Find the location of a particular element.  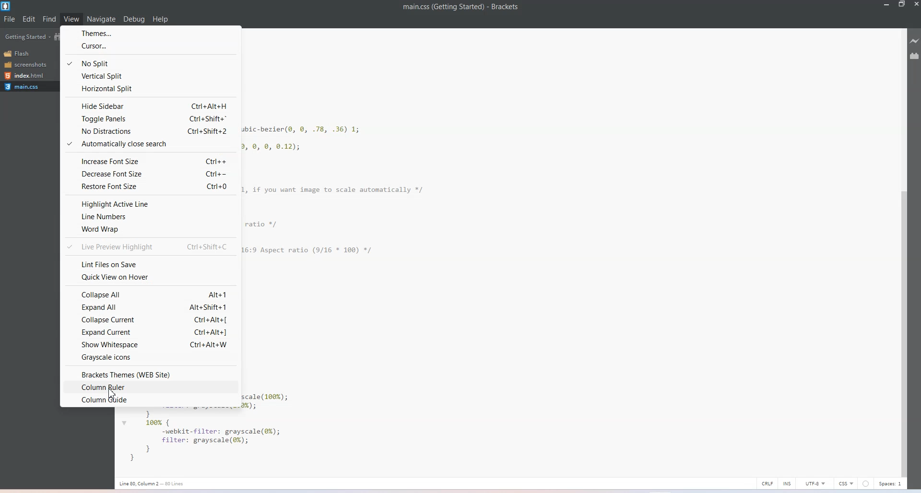

Expand current is located at coordinates (148, 333).